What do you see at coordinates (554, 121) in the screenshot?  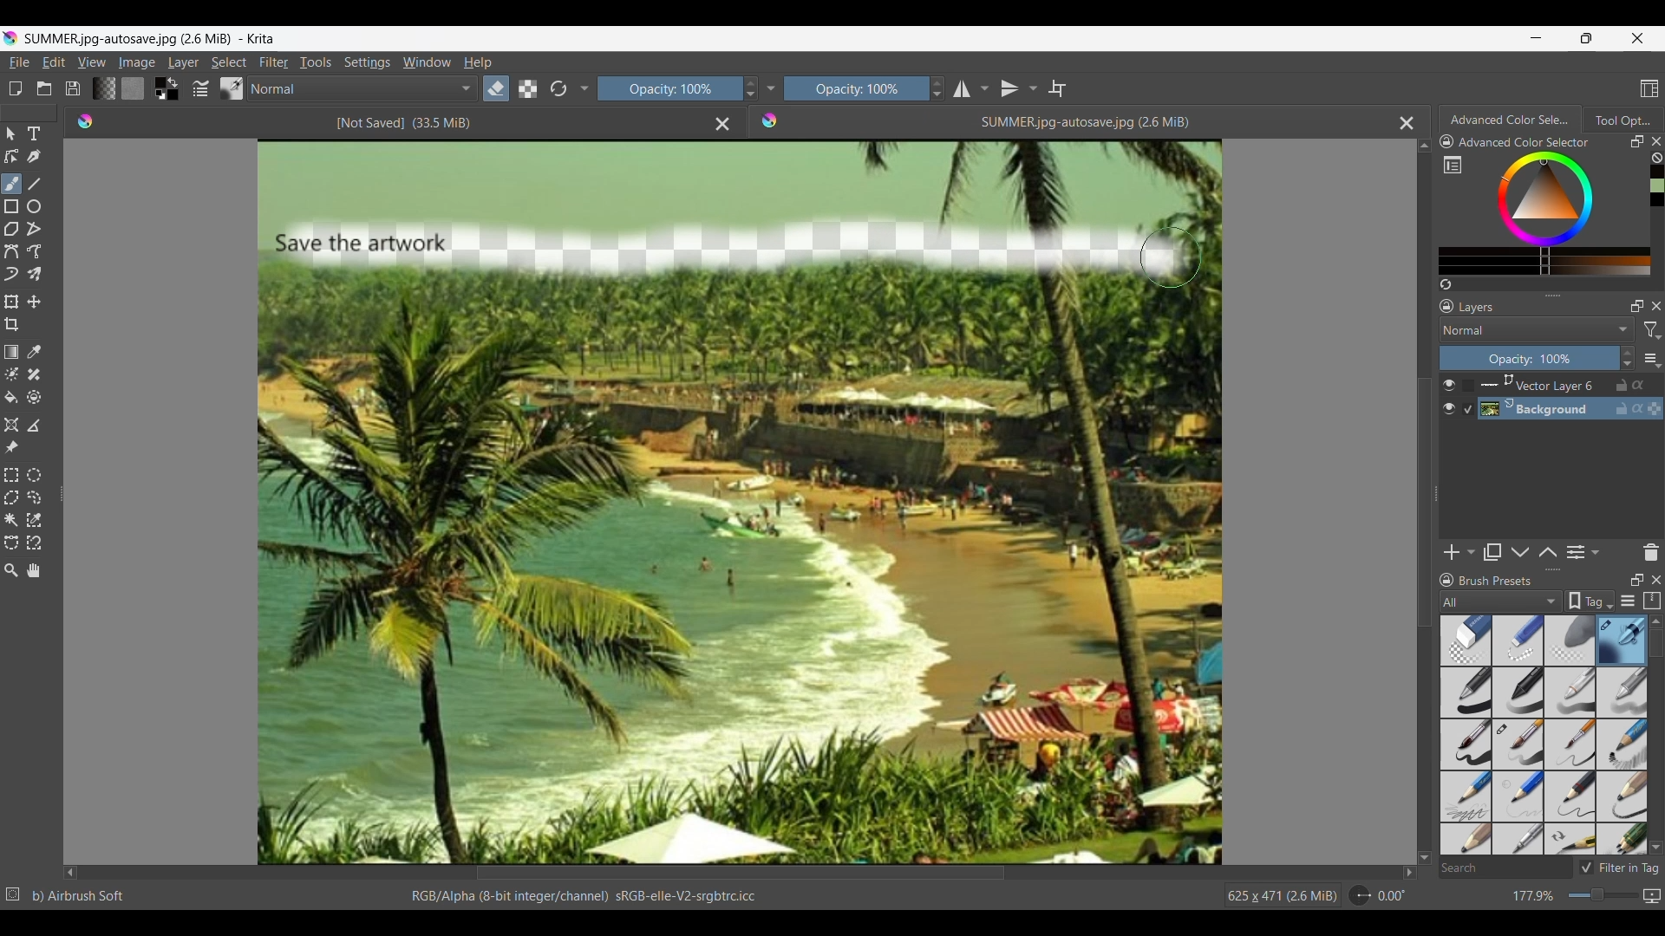 I see `Set eraser mode (E)` at bounding box center [554, 121].